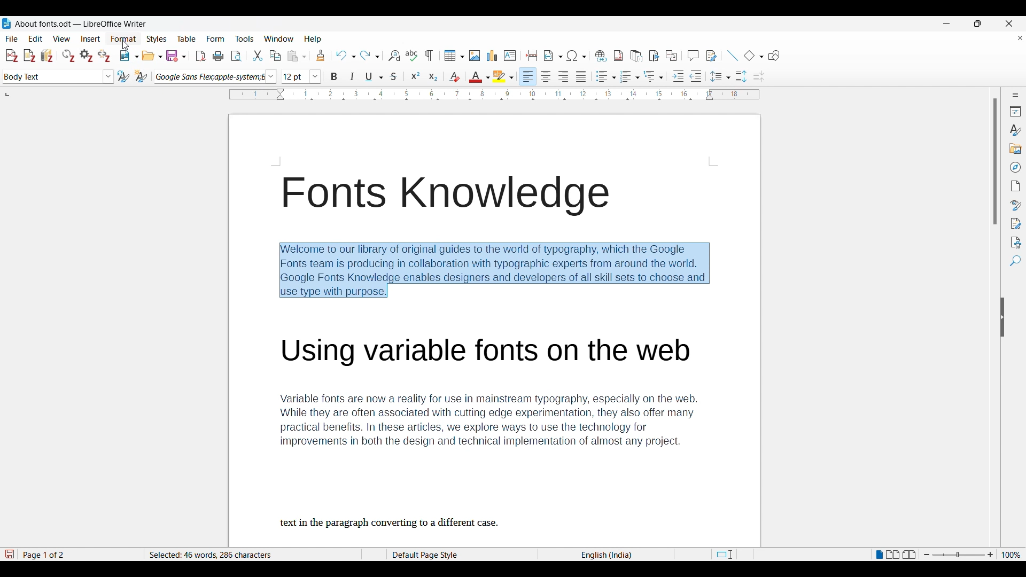 The width and height of the screenshot is (1026, 577). I want to click on View menu, so click(62, 39).